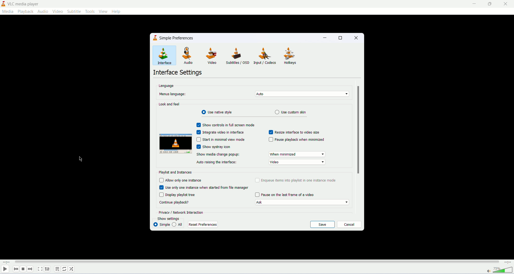  What do you see at coordinates (220, 155) in the screenshot?
I see `show media change popup` at bounding box center [220, 155].